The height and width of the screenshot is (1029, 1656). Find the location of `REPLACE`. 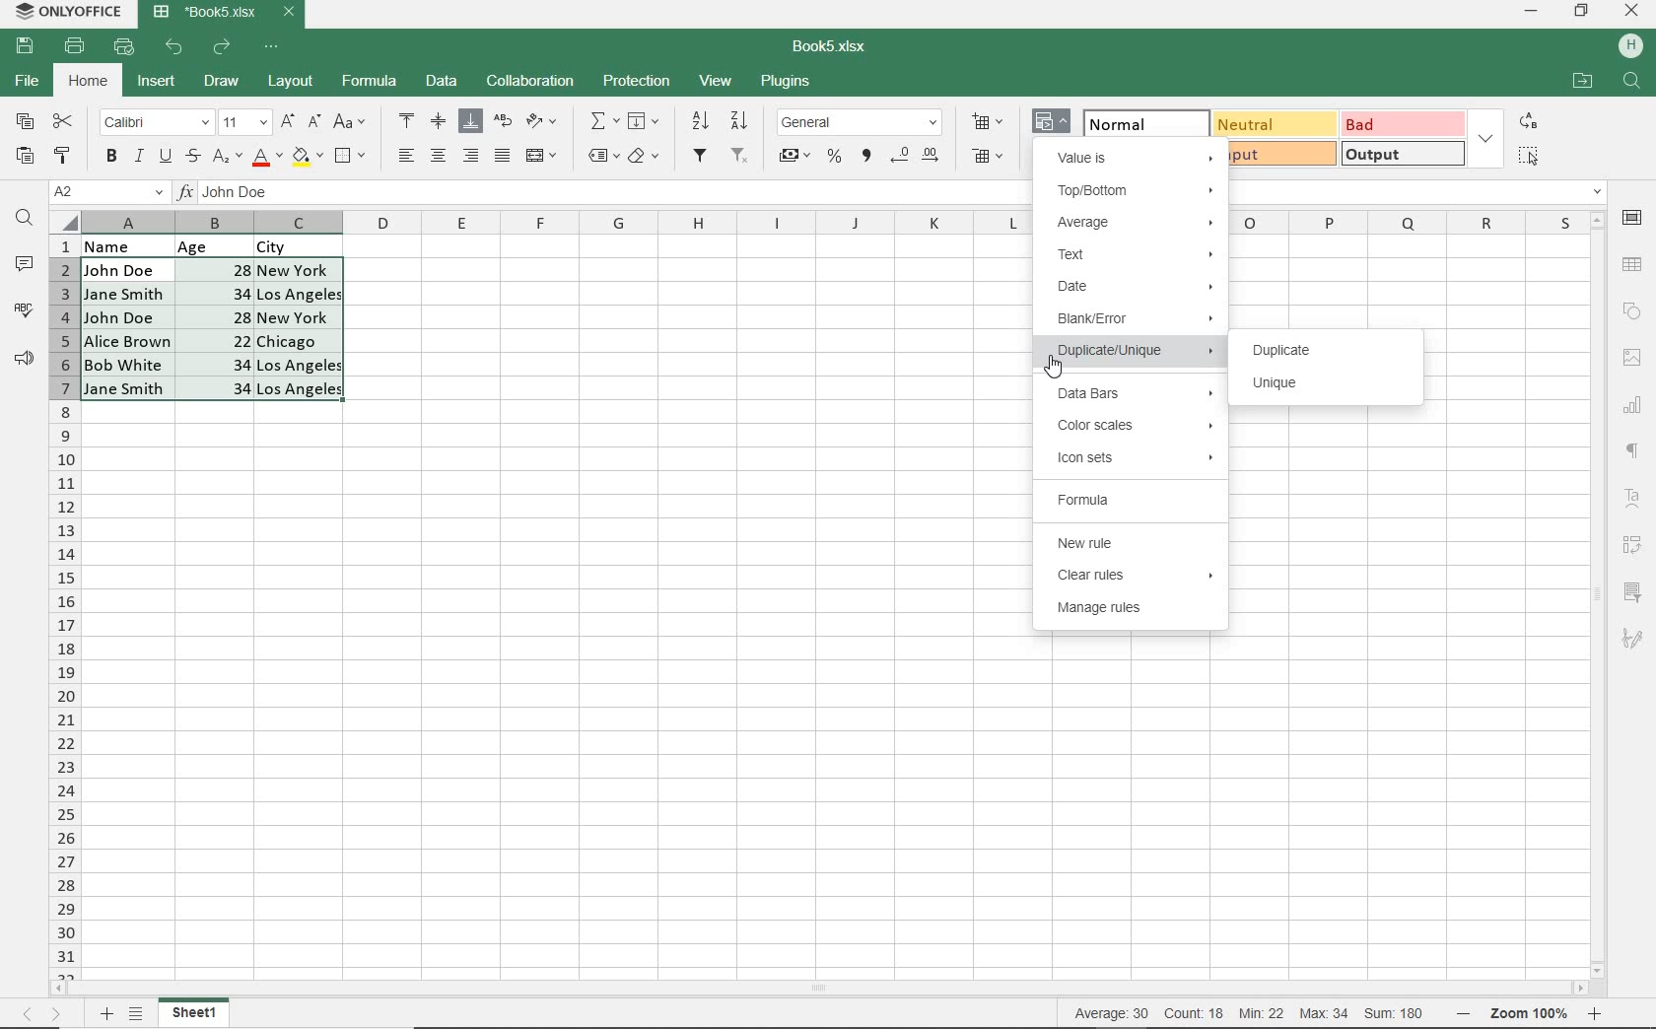

REPLACE is located at coordinates (1527, 120).